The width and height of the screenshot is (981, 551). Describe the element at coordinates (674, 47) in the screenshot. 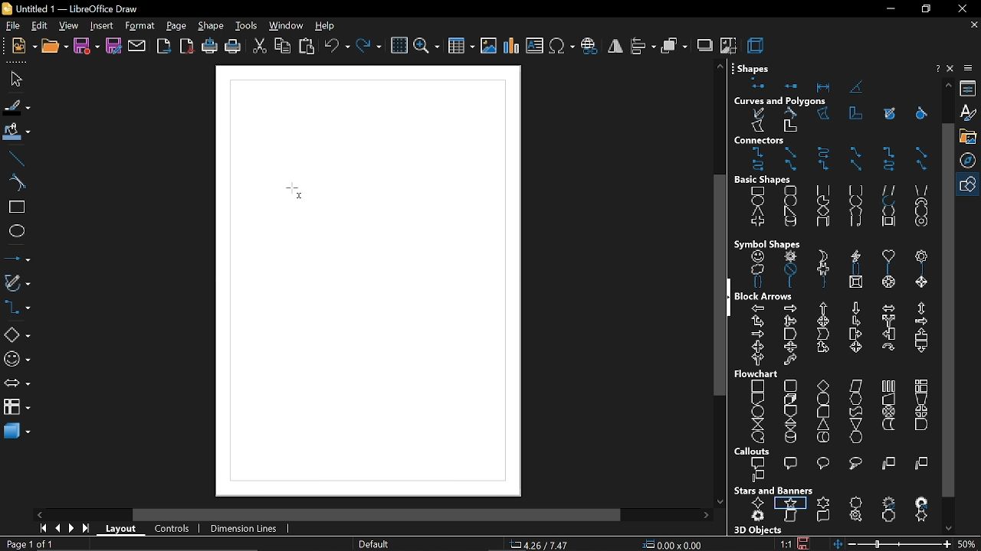

I see `arrange` at that location.